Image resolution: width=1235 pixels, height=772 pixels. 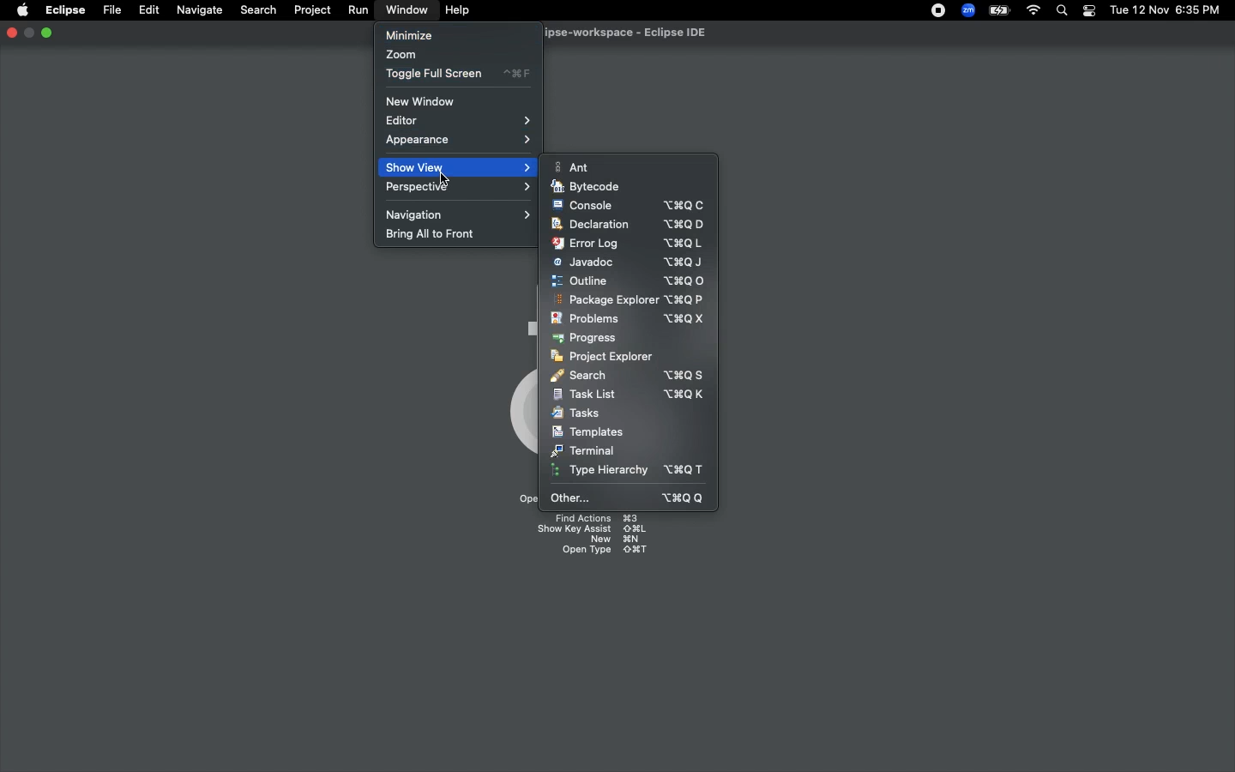 I want to click on Type hierarchy, so click(x=632, y=472).